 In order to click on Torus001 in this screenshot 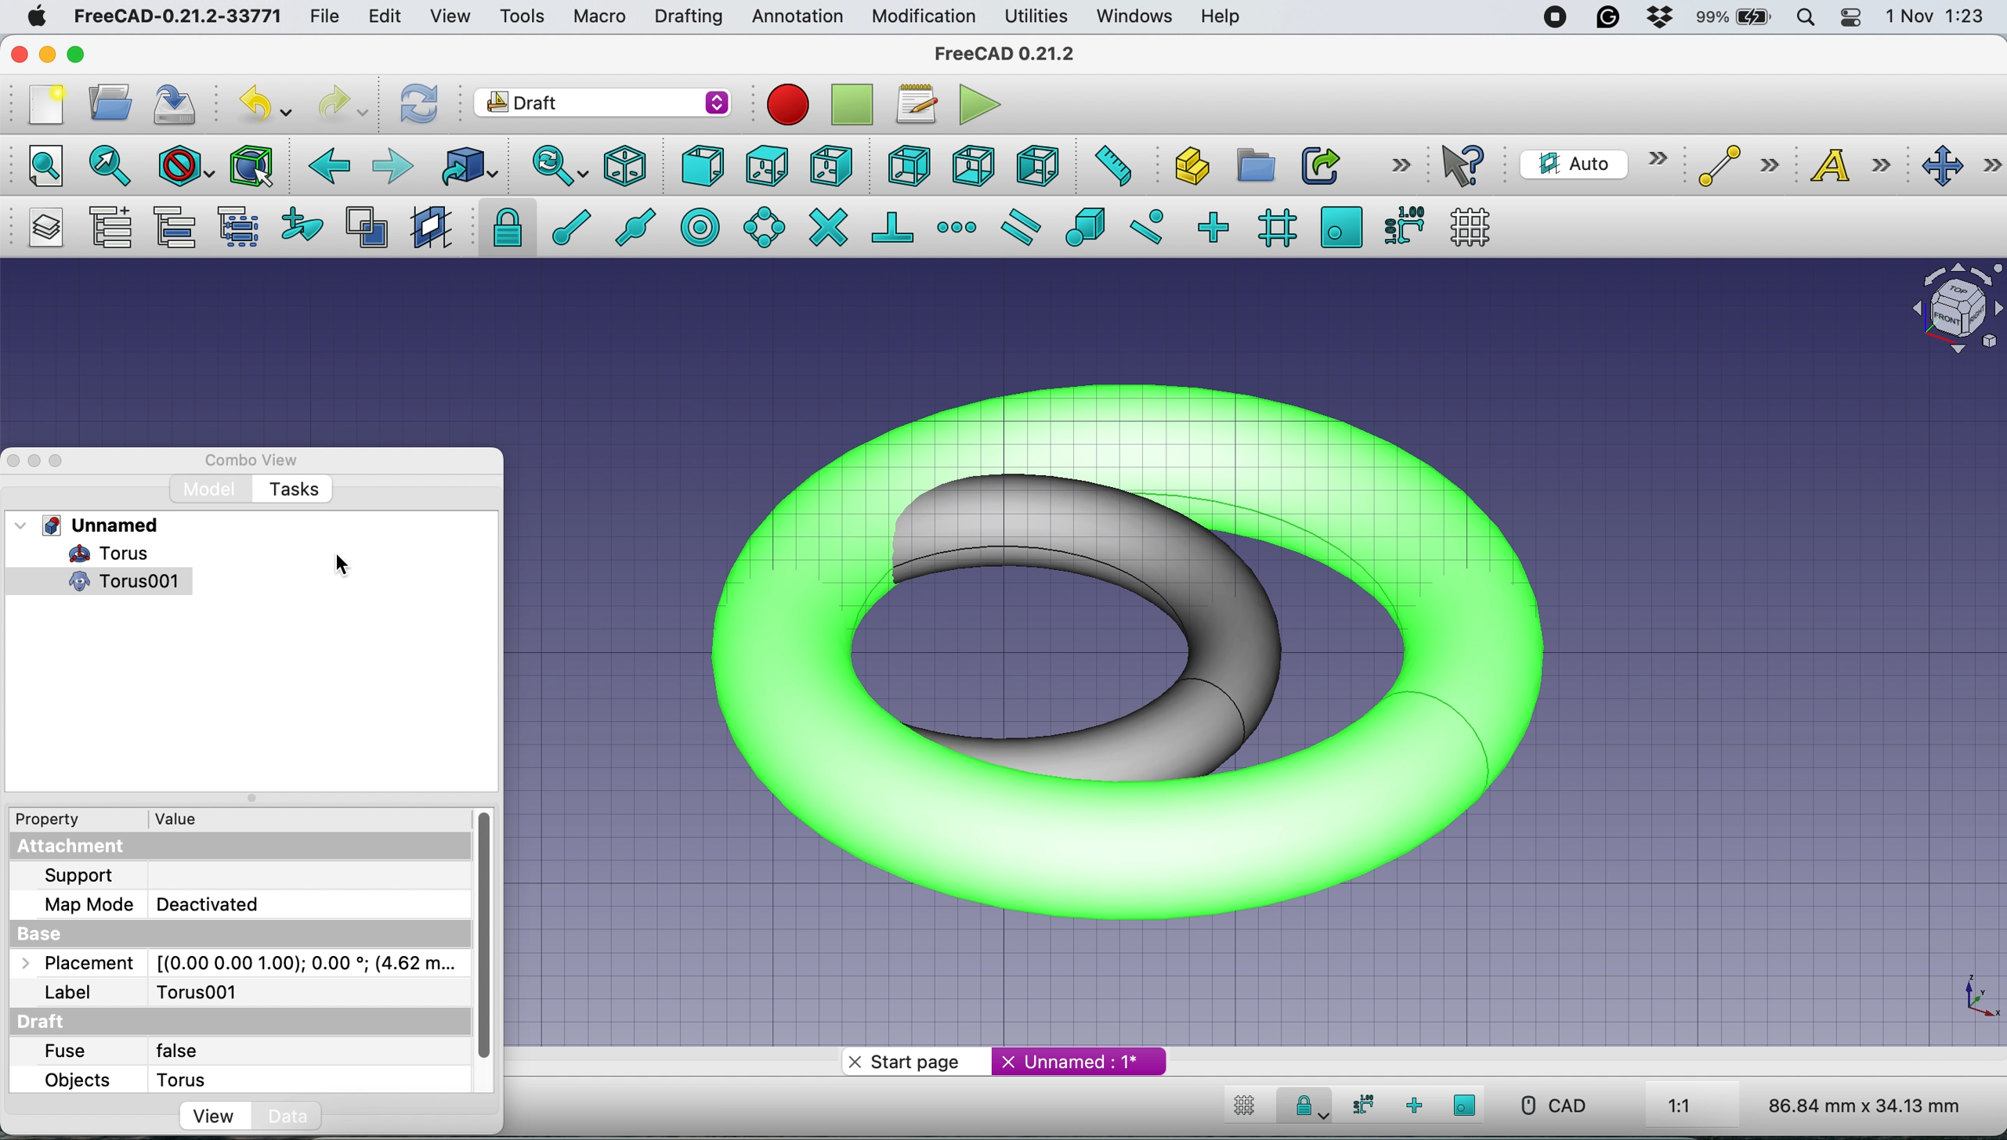, I will do `click(114, 583)`.